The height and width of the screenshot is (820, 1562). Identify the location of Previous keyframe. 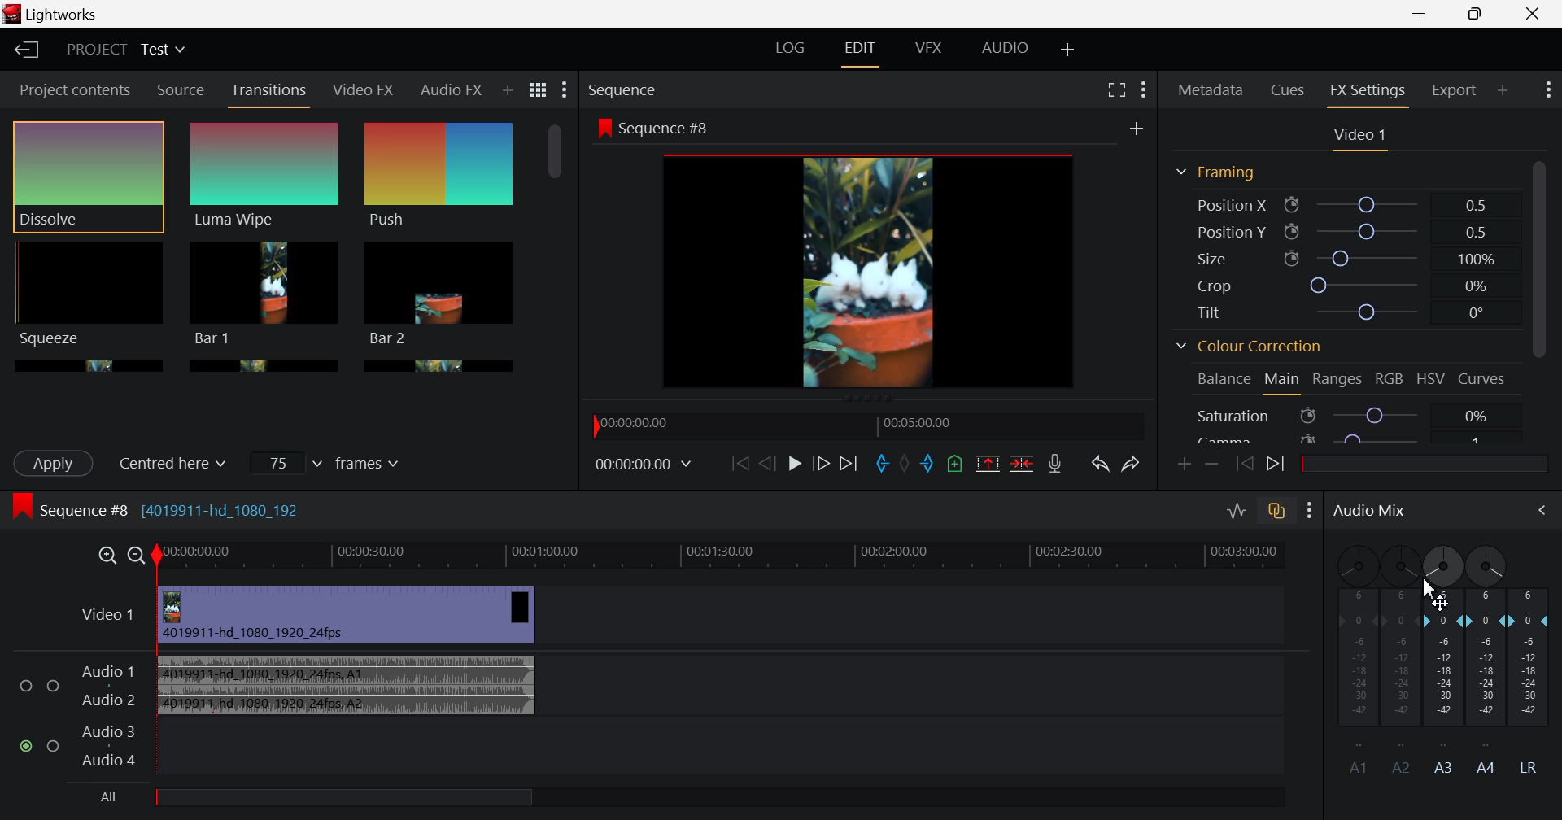
(1241, 461).